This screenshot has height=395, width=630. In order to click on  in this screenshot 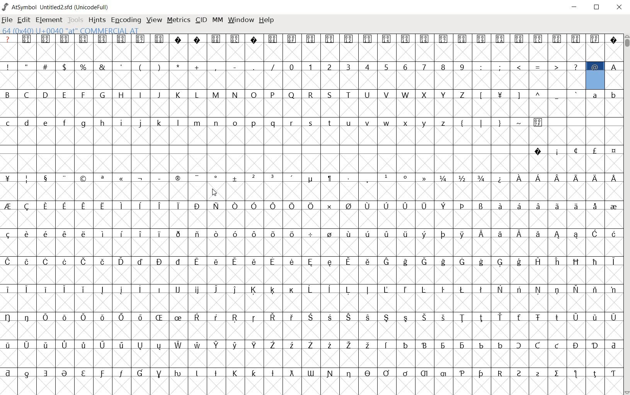, I will do `click(311, 233)`.